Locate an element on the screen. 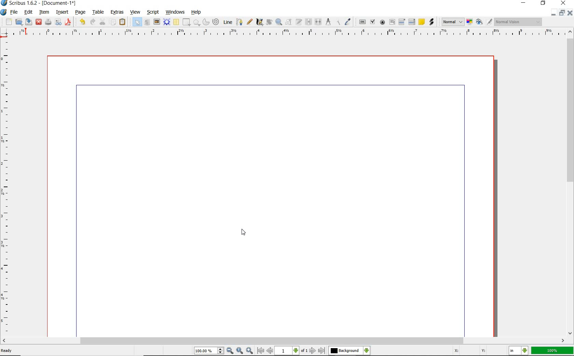 Image resolution: width=574 pixels, height=356 pixels. print is located at coordinates (48, 22).